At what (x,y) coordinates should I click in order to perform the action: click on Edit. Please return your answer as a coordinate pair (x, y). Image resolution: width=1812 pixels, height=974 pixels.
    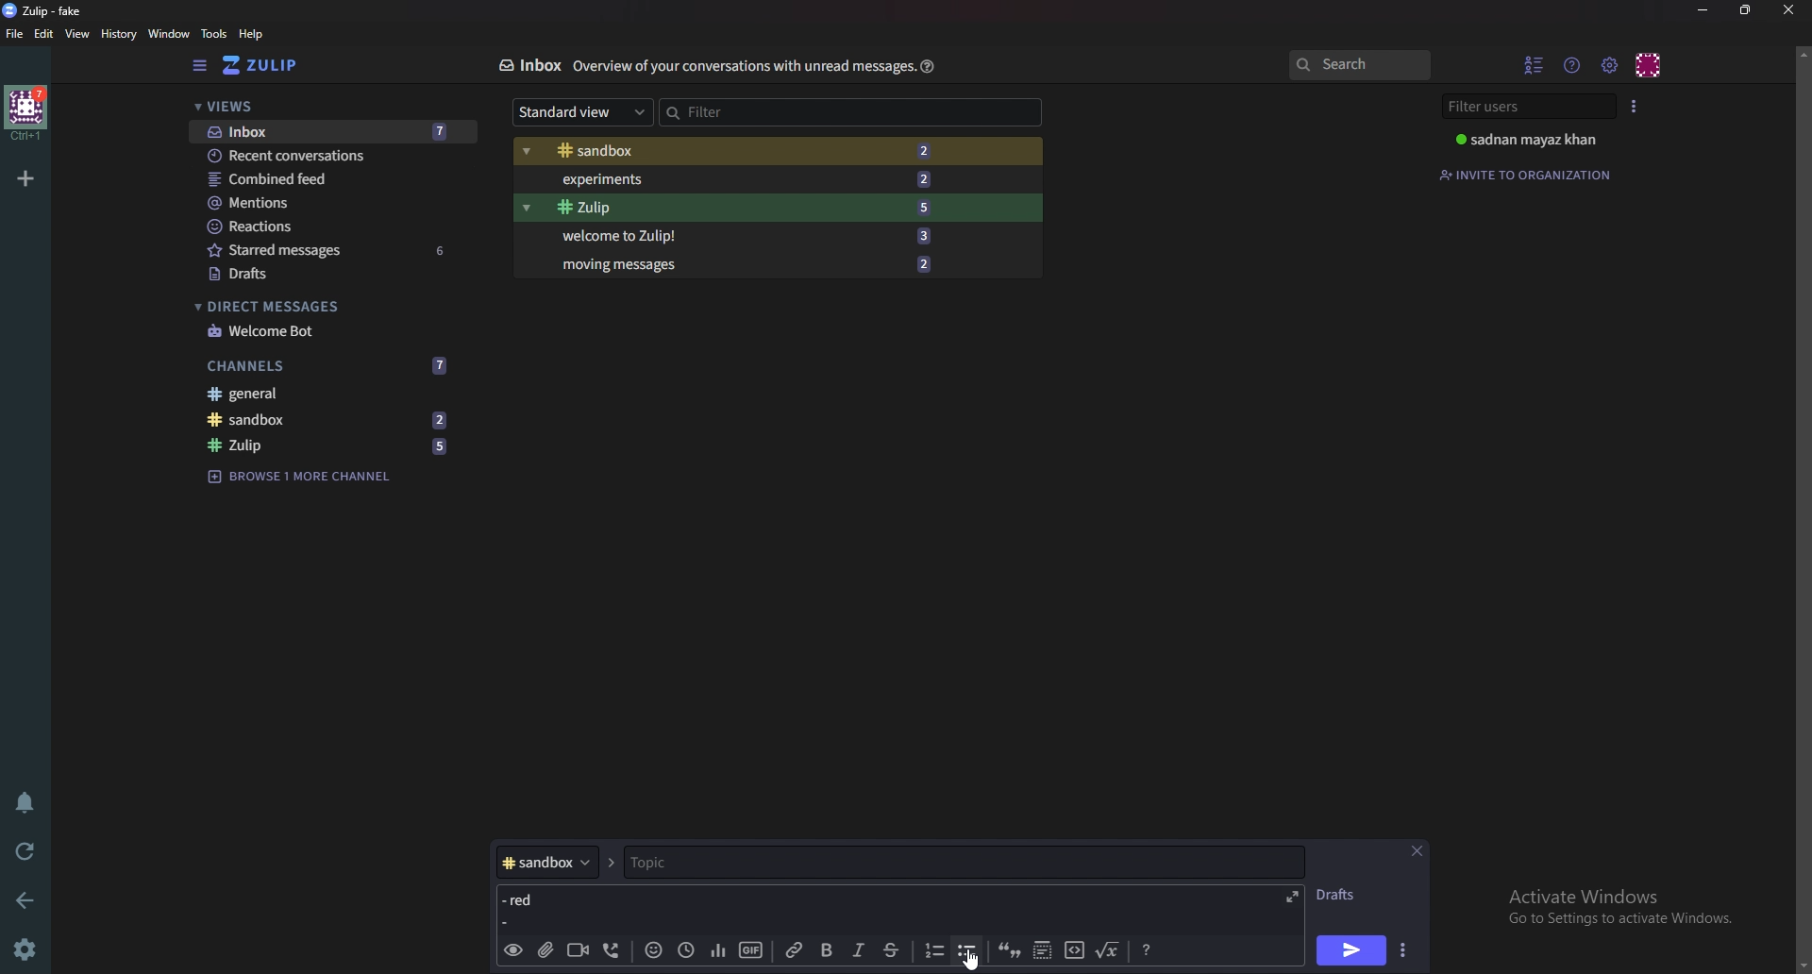
    Looking at the image, I should click on (44, 34).